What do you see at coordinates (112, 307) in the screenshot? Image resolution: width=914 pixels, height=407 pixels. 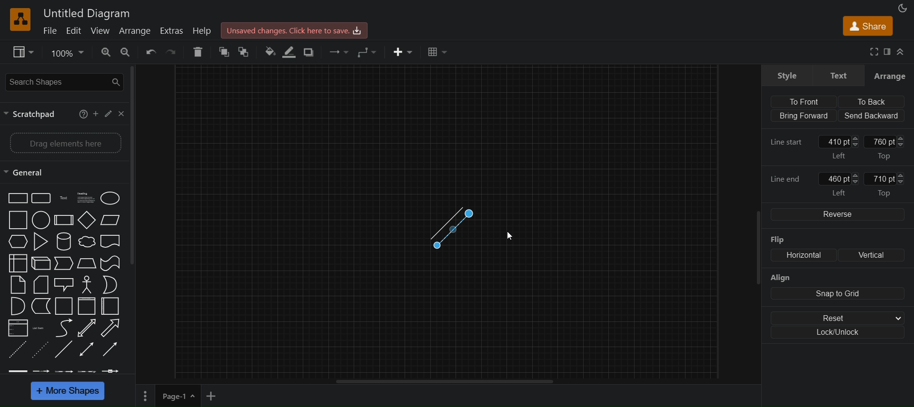 I see `Horizontal container` at bounding box center [112, 307].